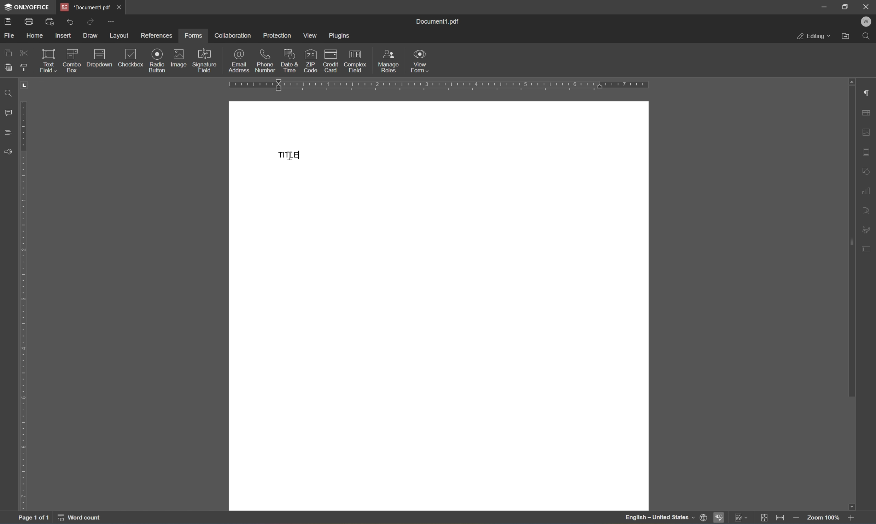  I want to click on phone number, so click(265, 60).